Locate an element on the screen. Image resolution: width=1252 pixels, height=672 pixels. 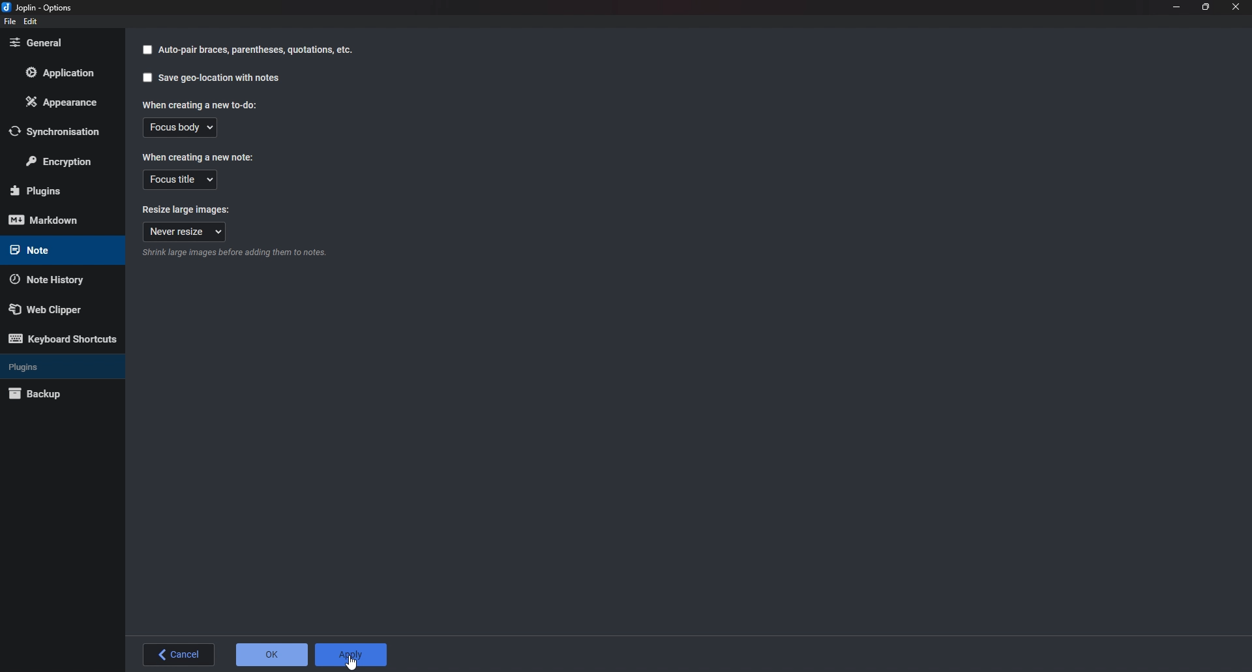
auto pair braces parenthesis Quotation etc is located at coordinates (246, 50).